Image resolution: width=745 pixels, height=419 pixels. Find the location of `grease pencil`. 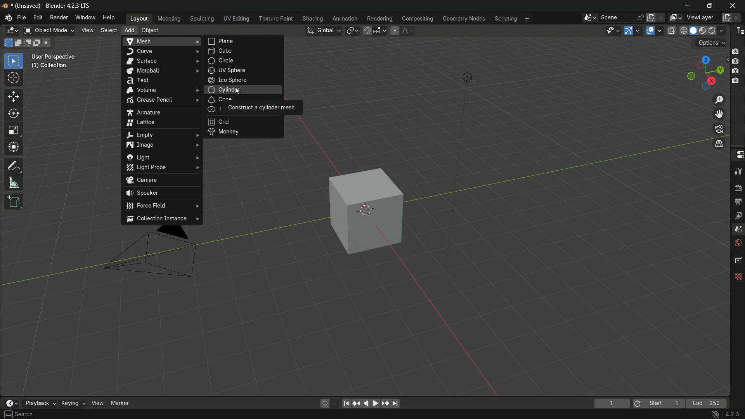

grease pencil is located at coordinates (161, 100).